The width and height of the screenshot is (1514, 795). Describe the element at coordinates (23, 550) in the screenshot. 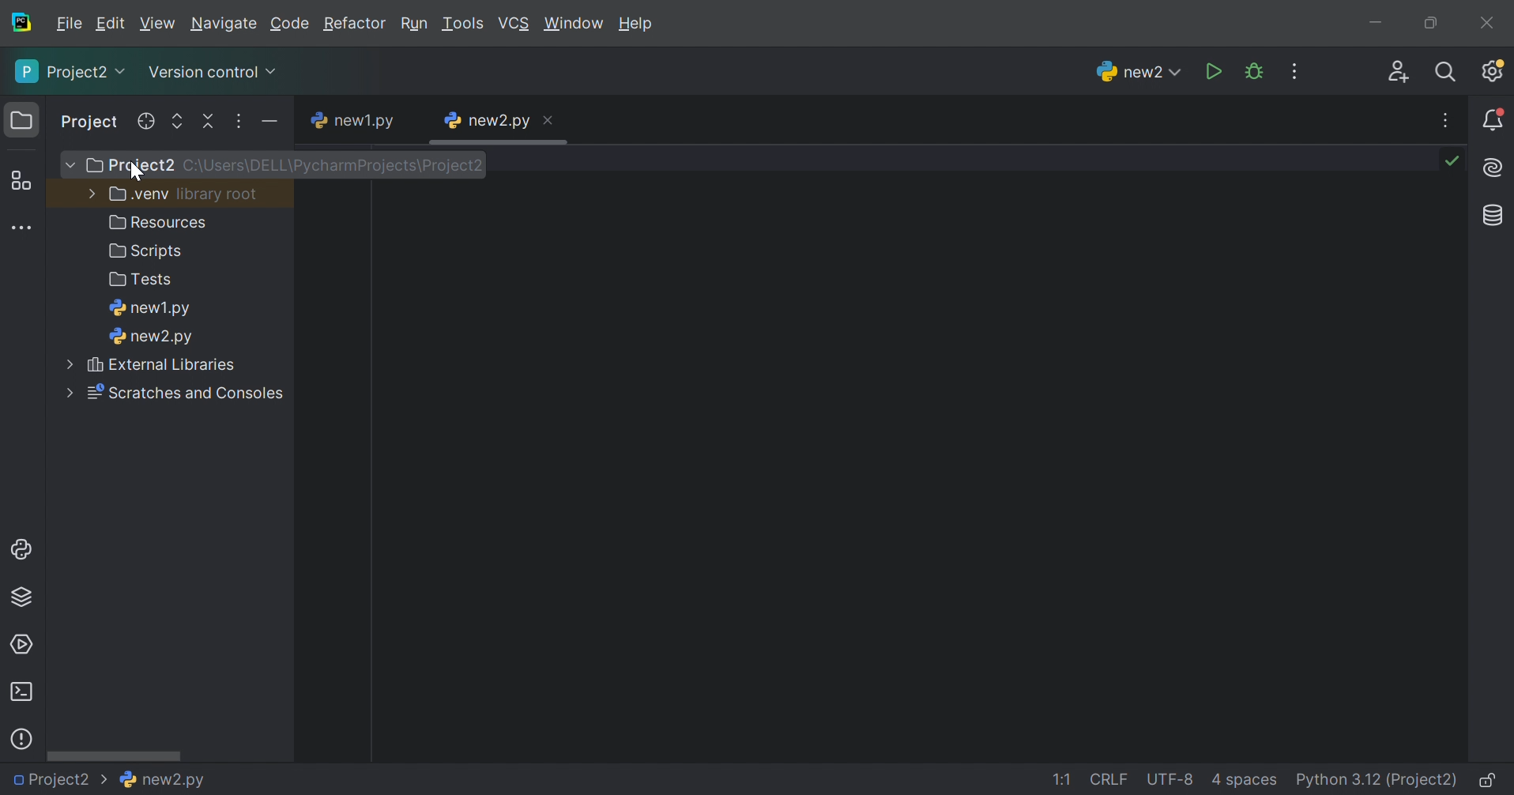

I see `Python console` at that location.